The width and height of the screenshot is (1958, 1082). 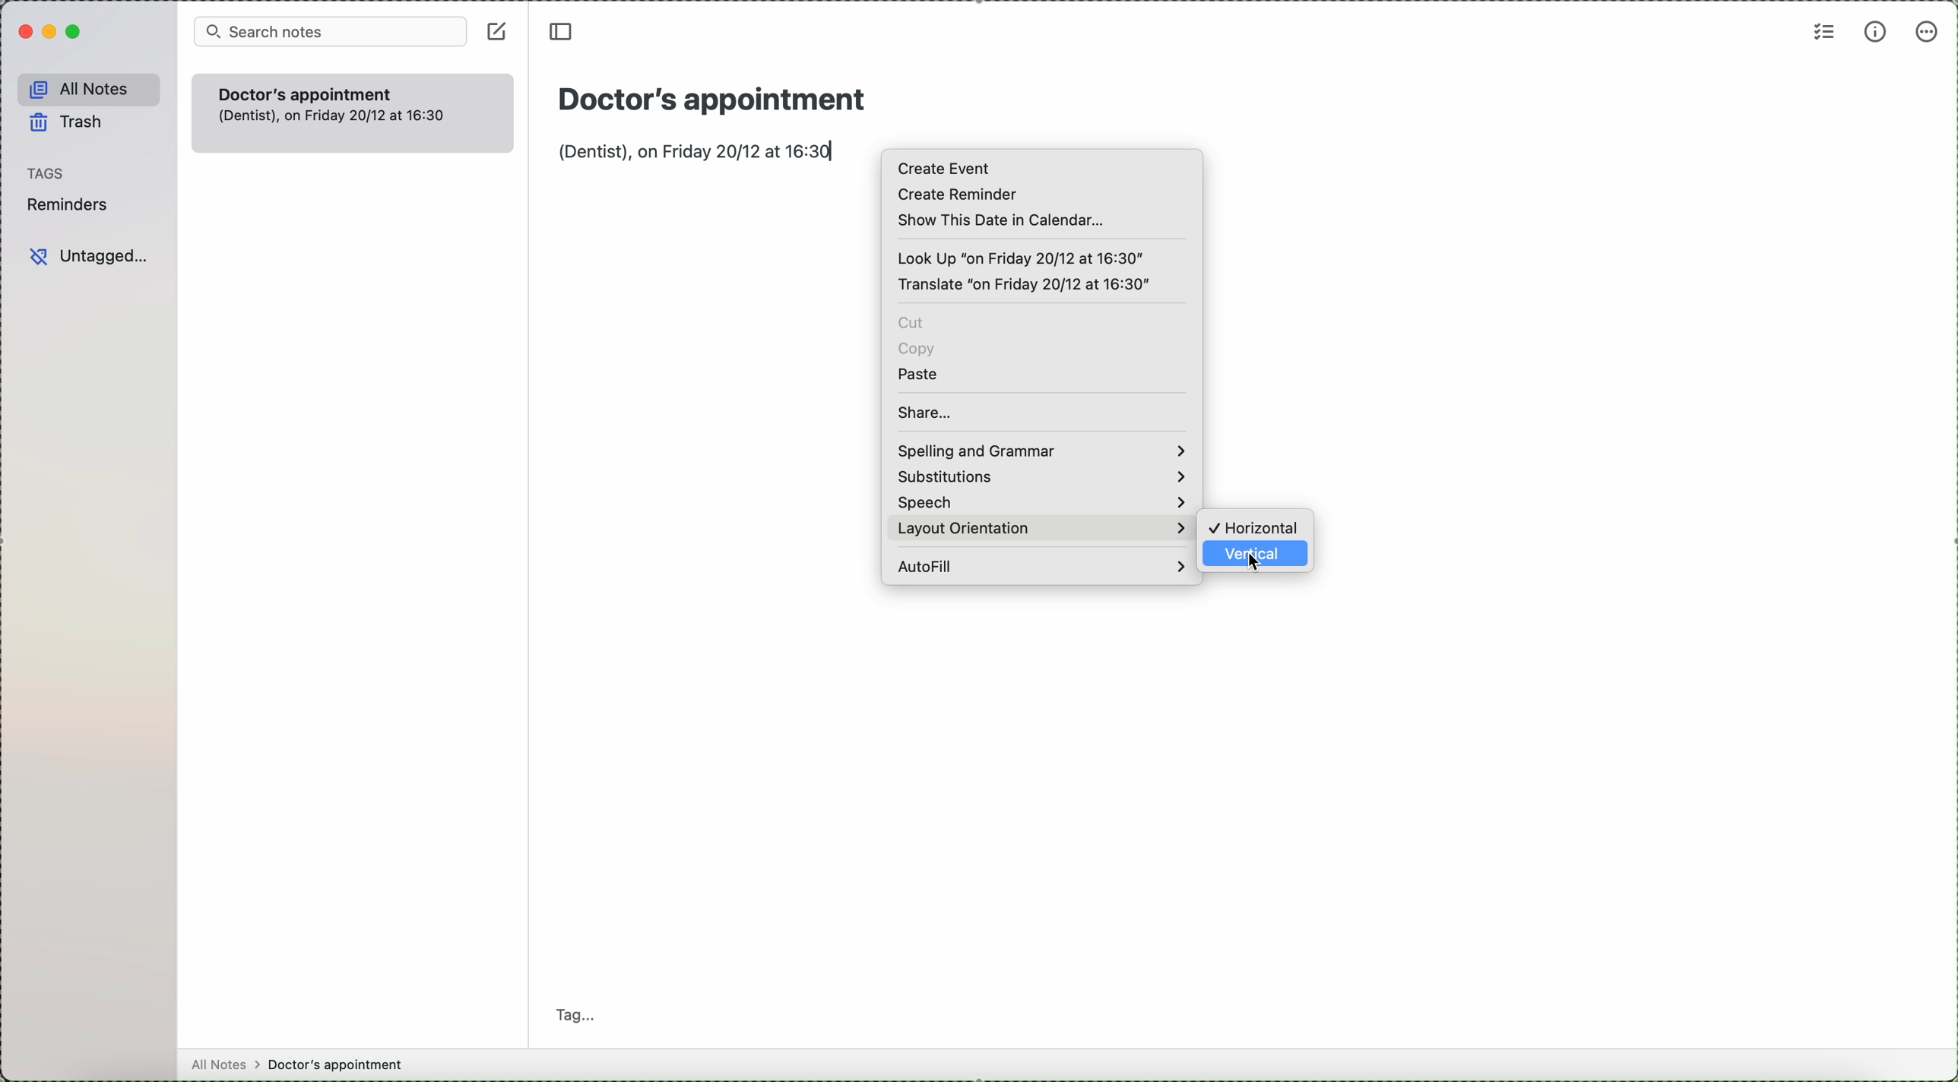 What do you see at coordinates (1876, 32) in the screenshot?
I see `metrics` at bounding box center [1876, 32].